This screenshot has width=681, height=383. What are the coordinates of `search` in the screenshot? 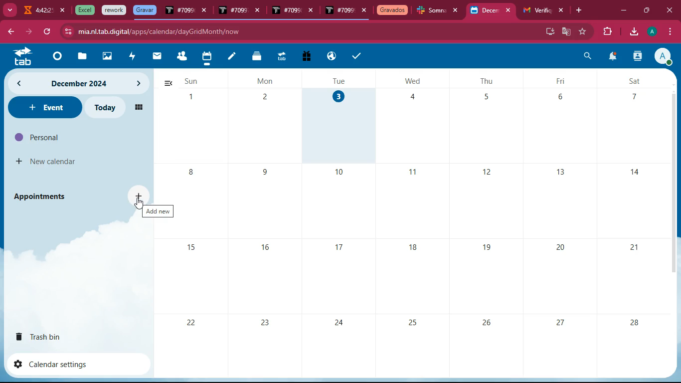 It's located at (588, 57).